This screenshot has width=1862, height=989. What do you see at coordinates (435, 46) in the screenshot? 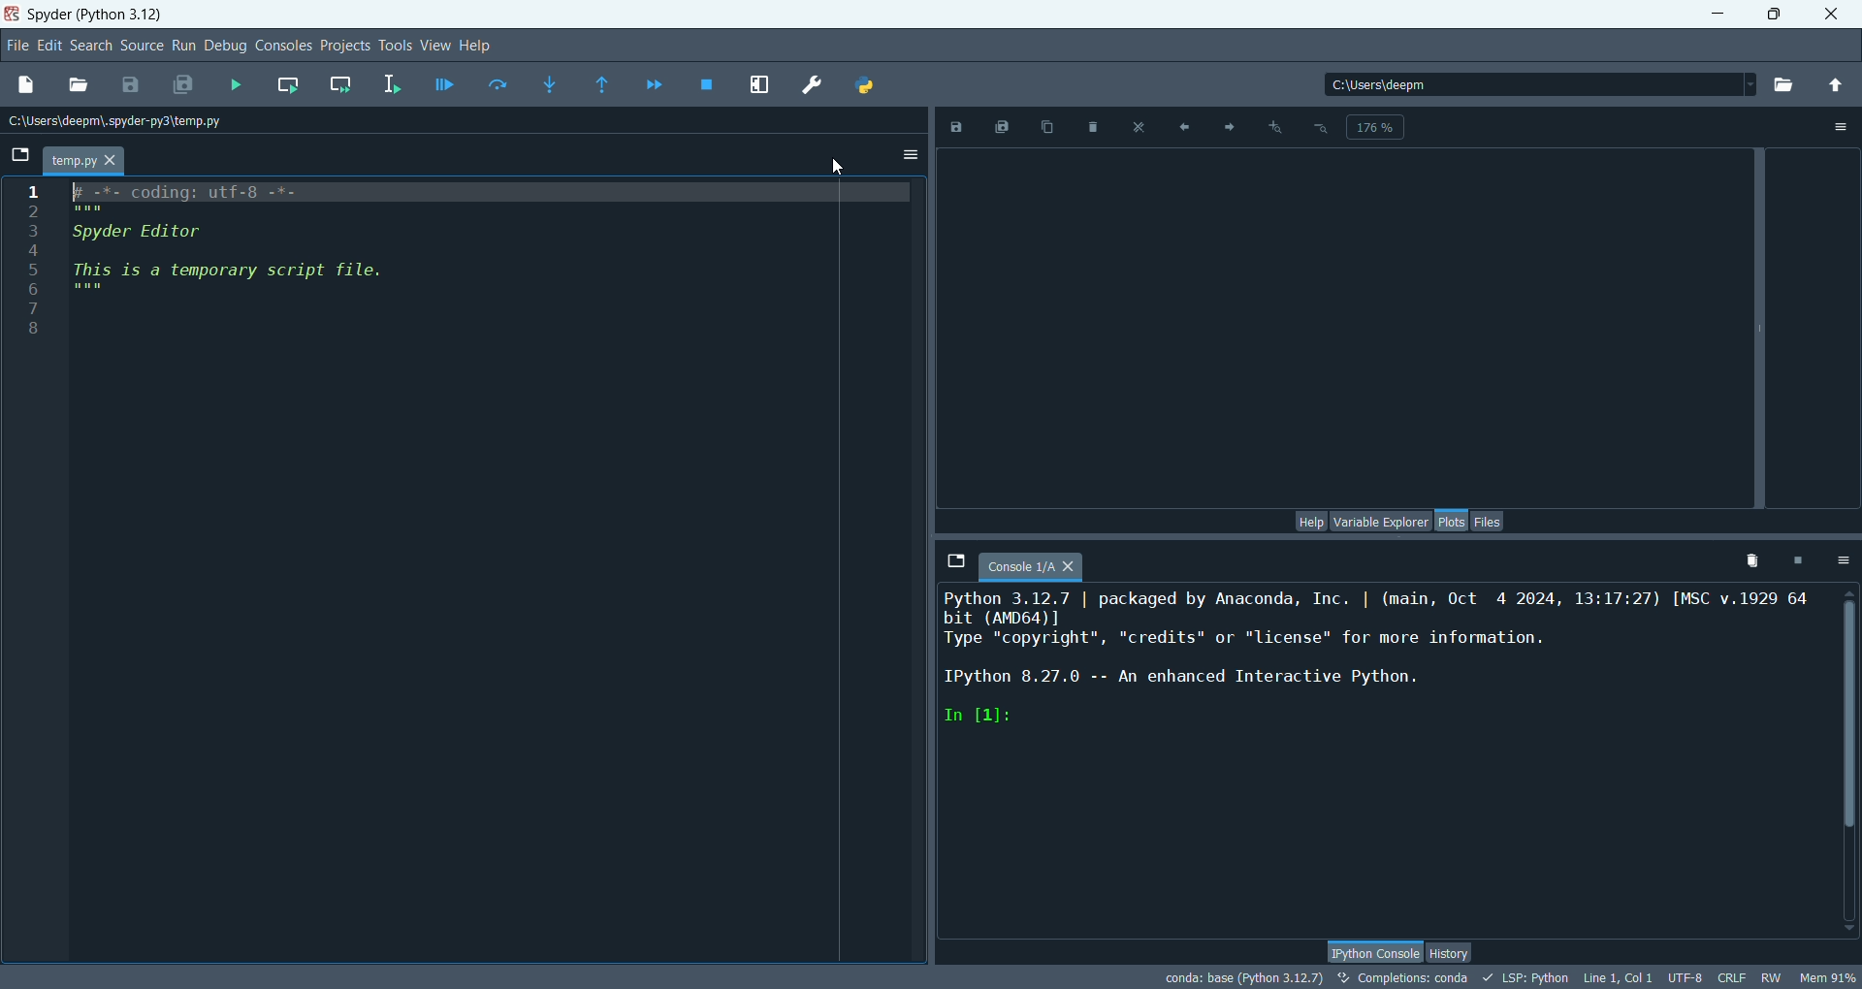
I see `view` at bounding box center [435, 46].